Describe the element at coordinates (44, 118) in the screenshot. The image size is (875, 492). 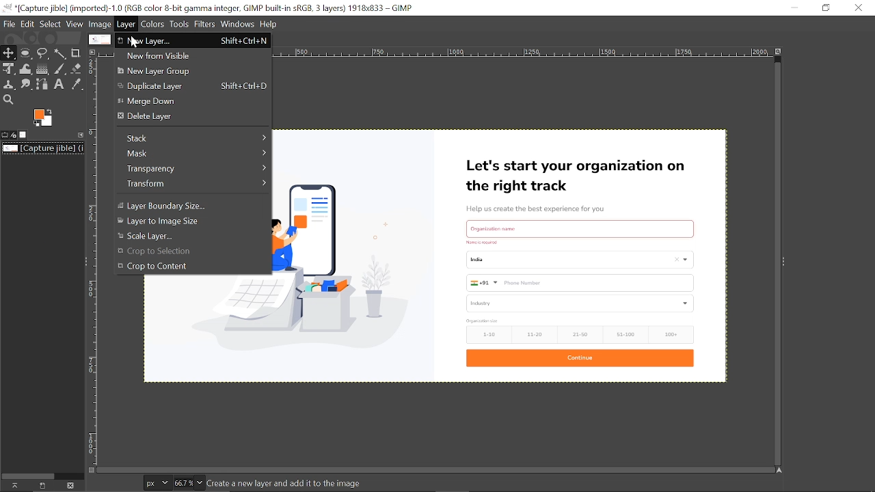
I see `Foreground color` at that location.